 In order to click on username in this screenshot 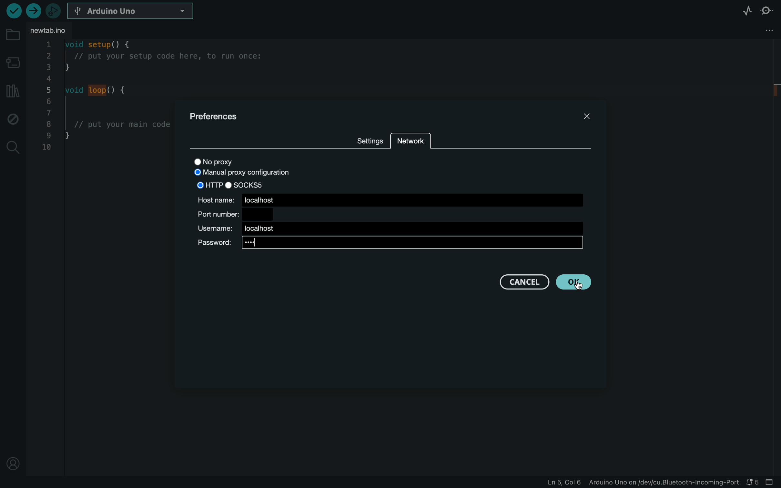, I will do `click(387, 229)`.